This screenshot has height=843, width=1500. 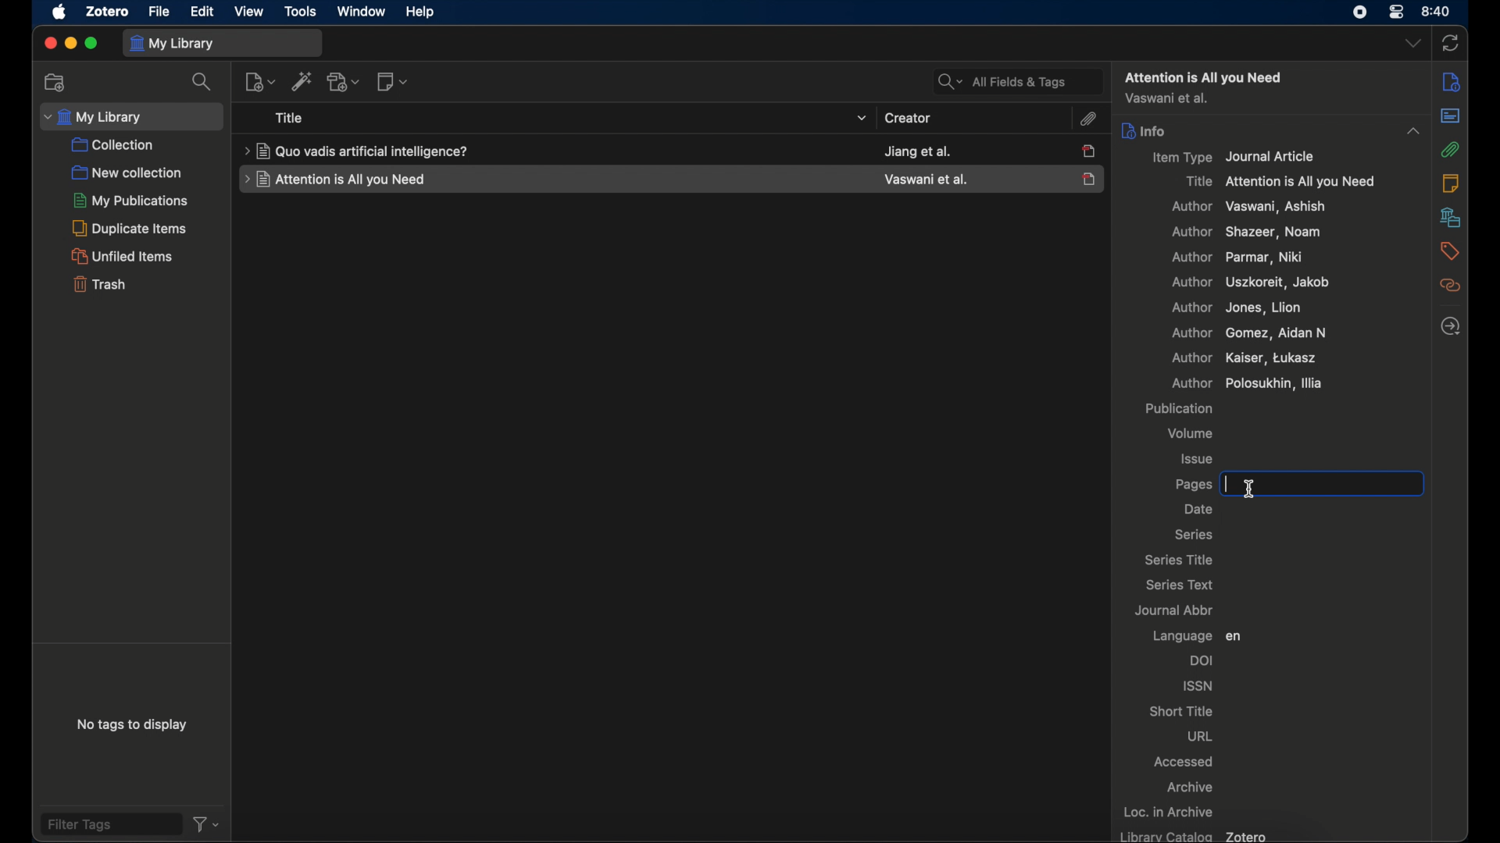 What do you see at coordinates (301, 11) in the screenshot?
I see `tools` at bounding box center [301, 11].